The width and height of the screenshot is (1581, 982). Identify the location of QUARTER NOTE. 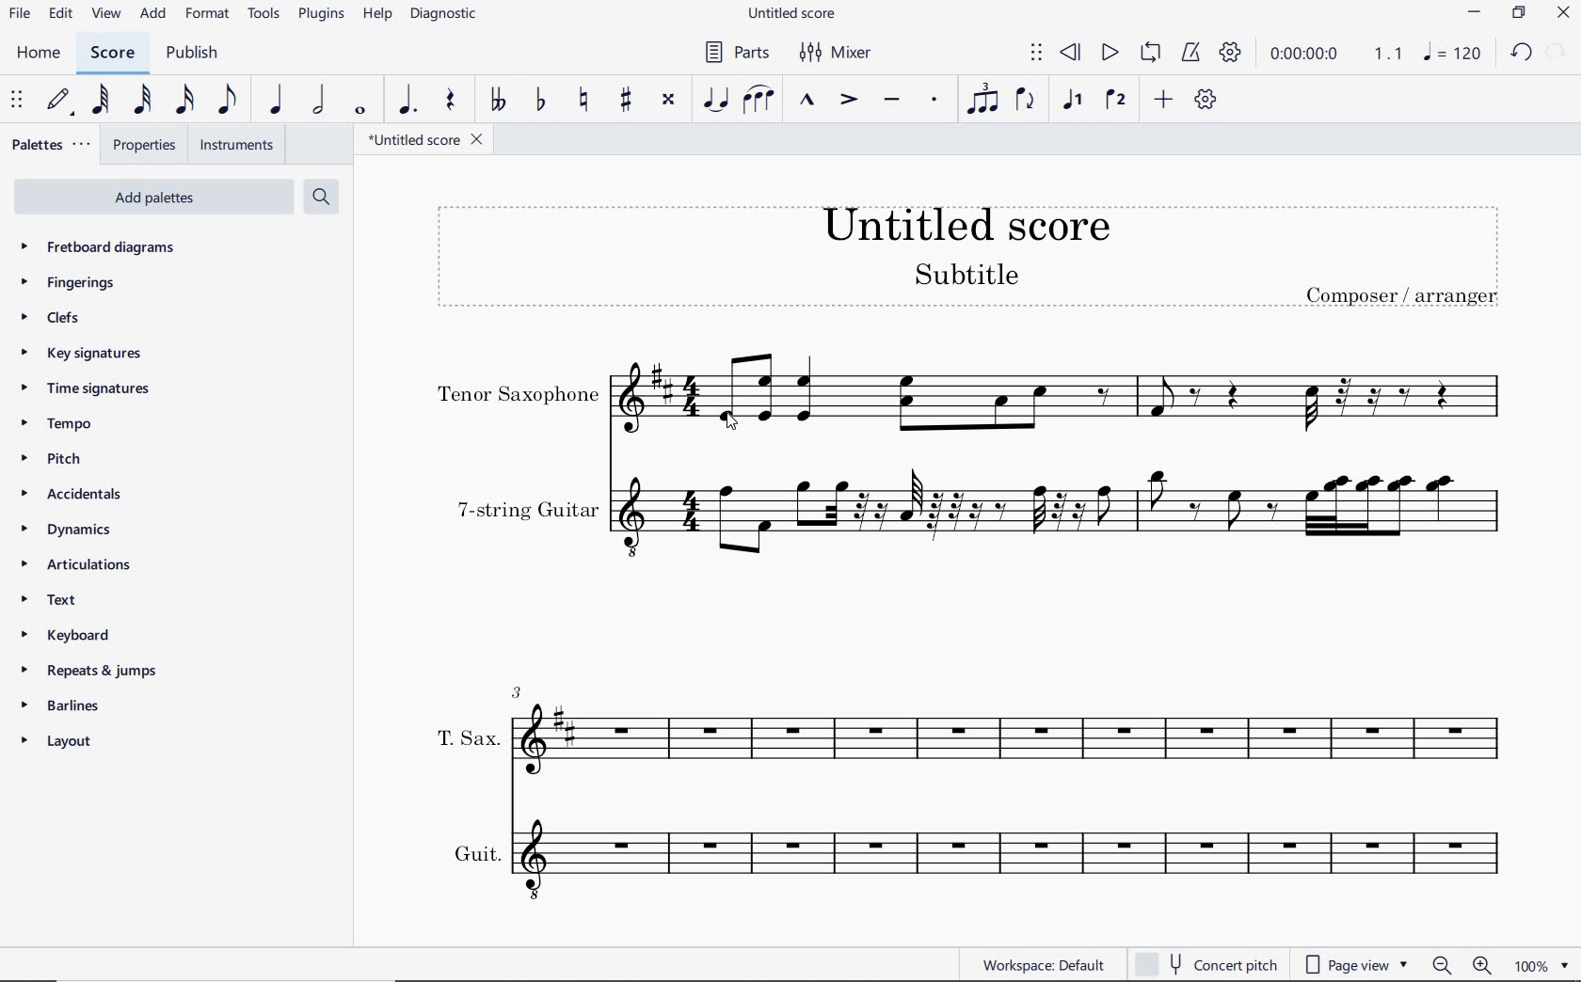
(276, 100).